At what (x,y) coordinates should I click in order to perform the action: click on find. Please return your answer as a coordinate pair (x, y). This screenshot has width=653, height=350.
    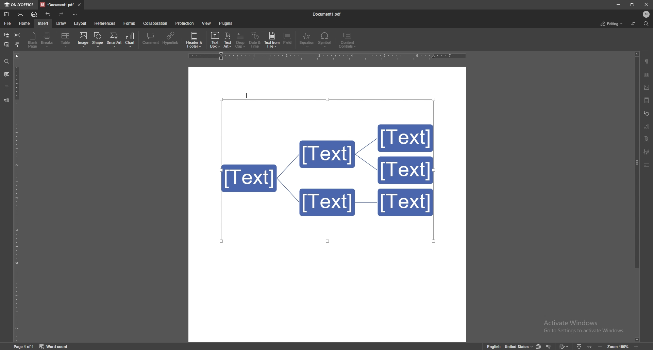
    Looking at the image, I should click on (646, 23).